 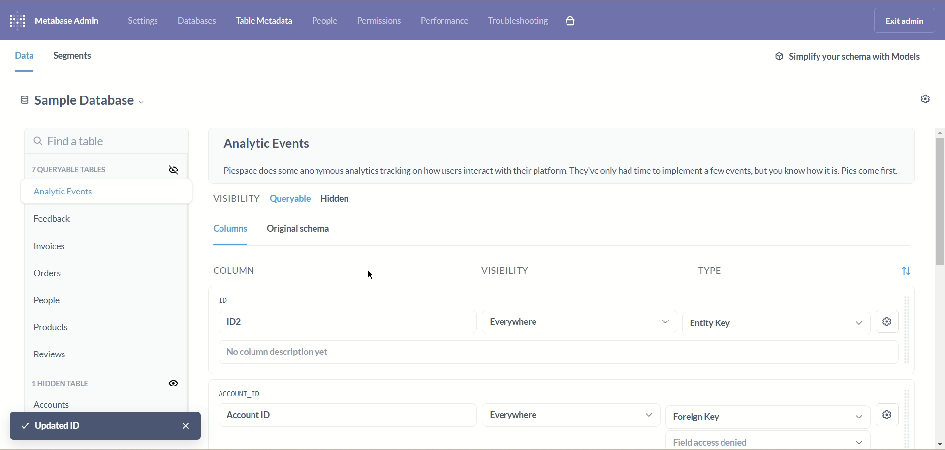 What do you see at coordinates (382, 22) in the screenshot?
I see `Permissions` at bounding box center [382, 22].